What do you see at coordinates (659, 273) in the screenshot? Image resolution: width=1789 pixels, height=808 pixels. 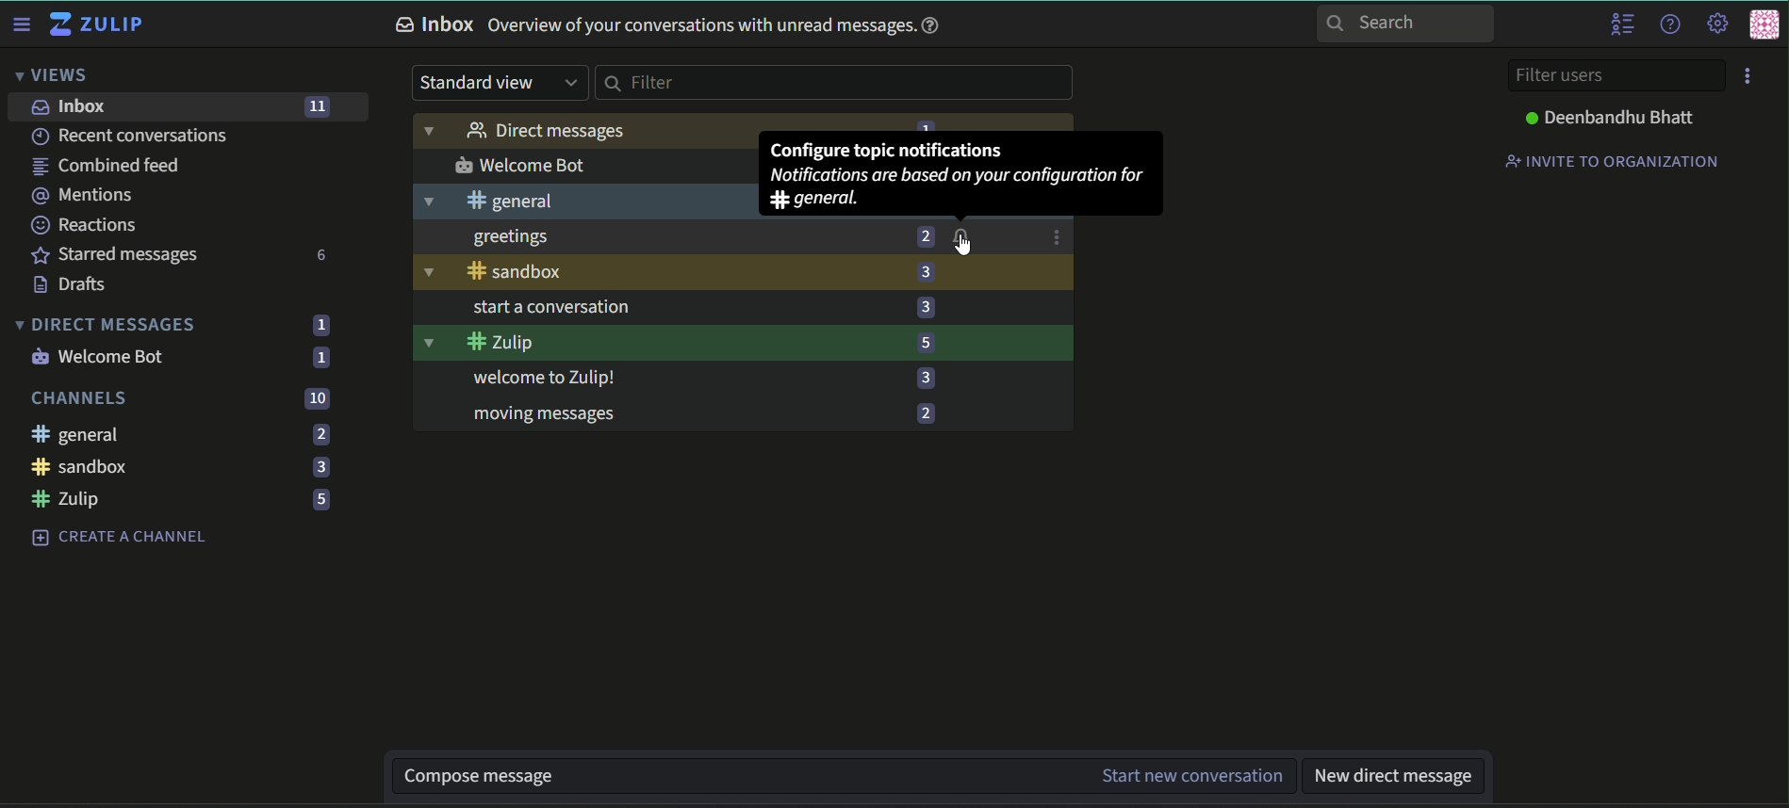 I see `sandbox` at bounding box center [659, 273].